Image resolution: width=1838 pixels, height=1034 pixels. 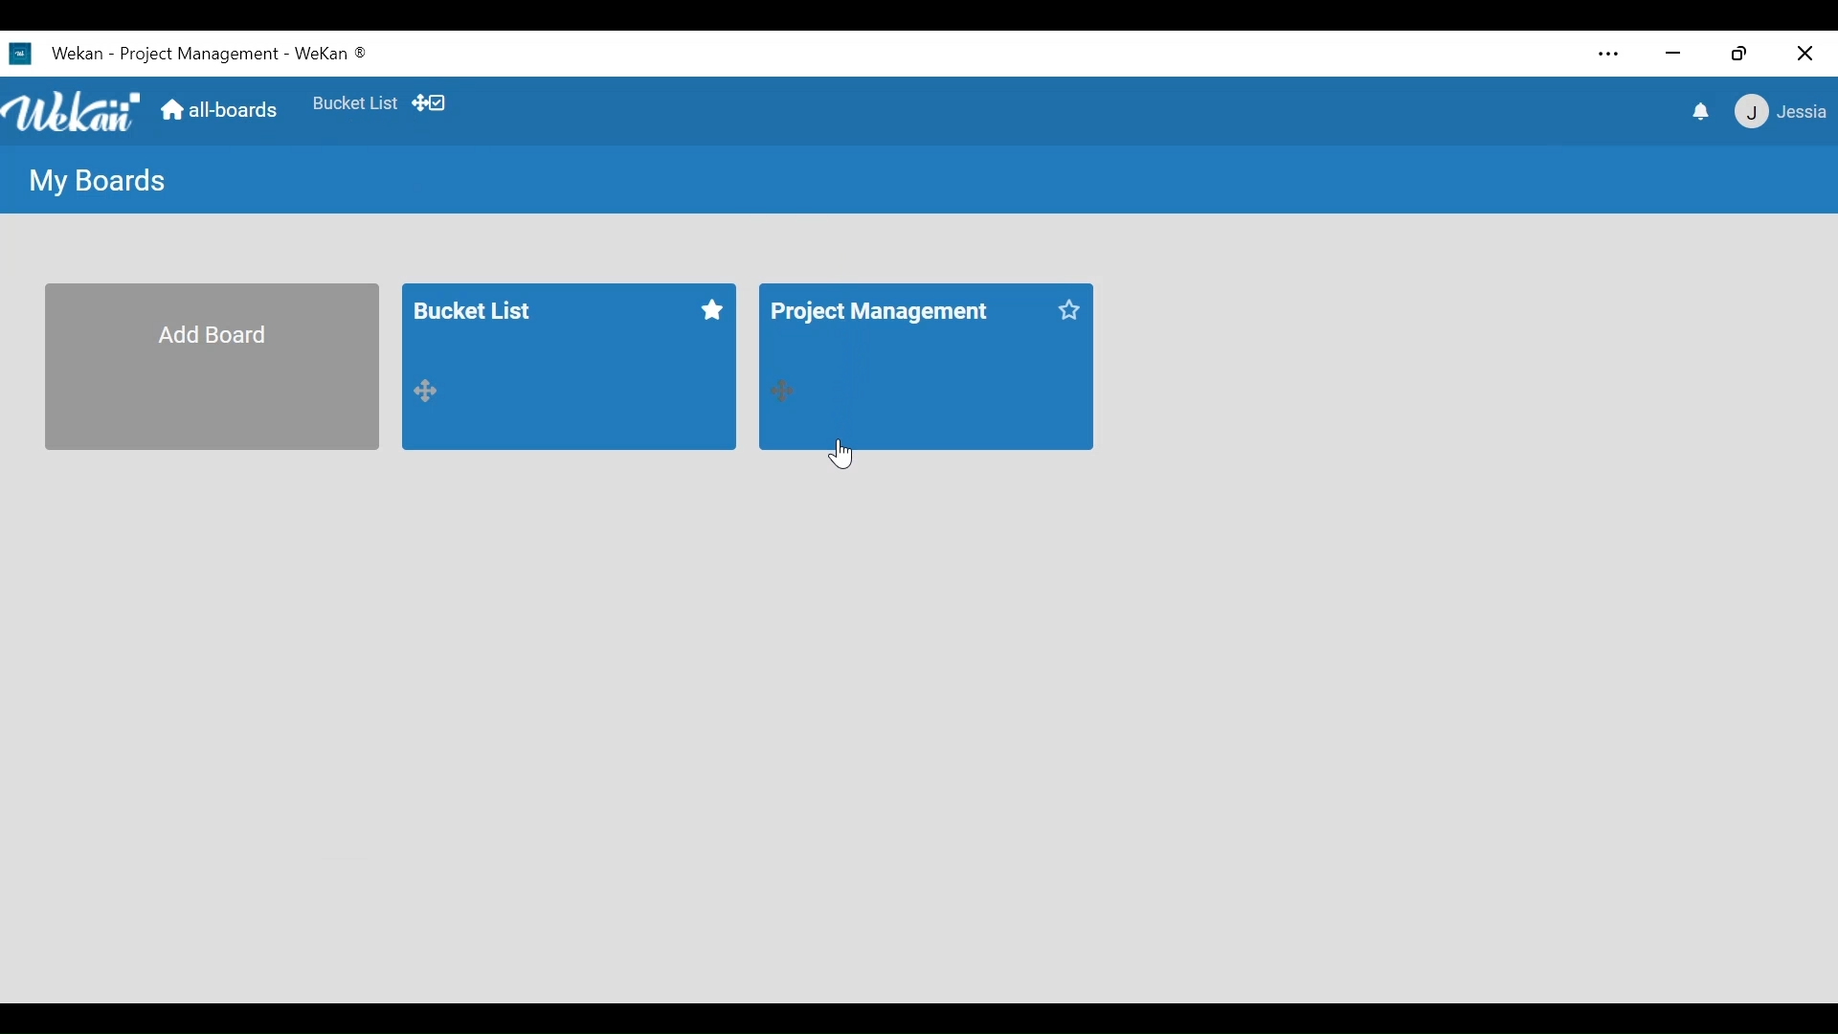 What do you see at coordinates (246, 56) in the screenshot?
I see `Board Title` at bounding box center [246, 56].